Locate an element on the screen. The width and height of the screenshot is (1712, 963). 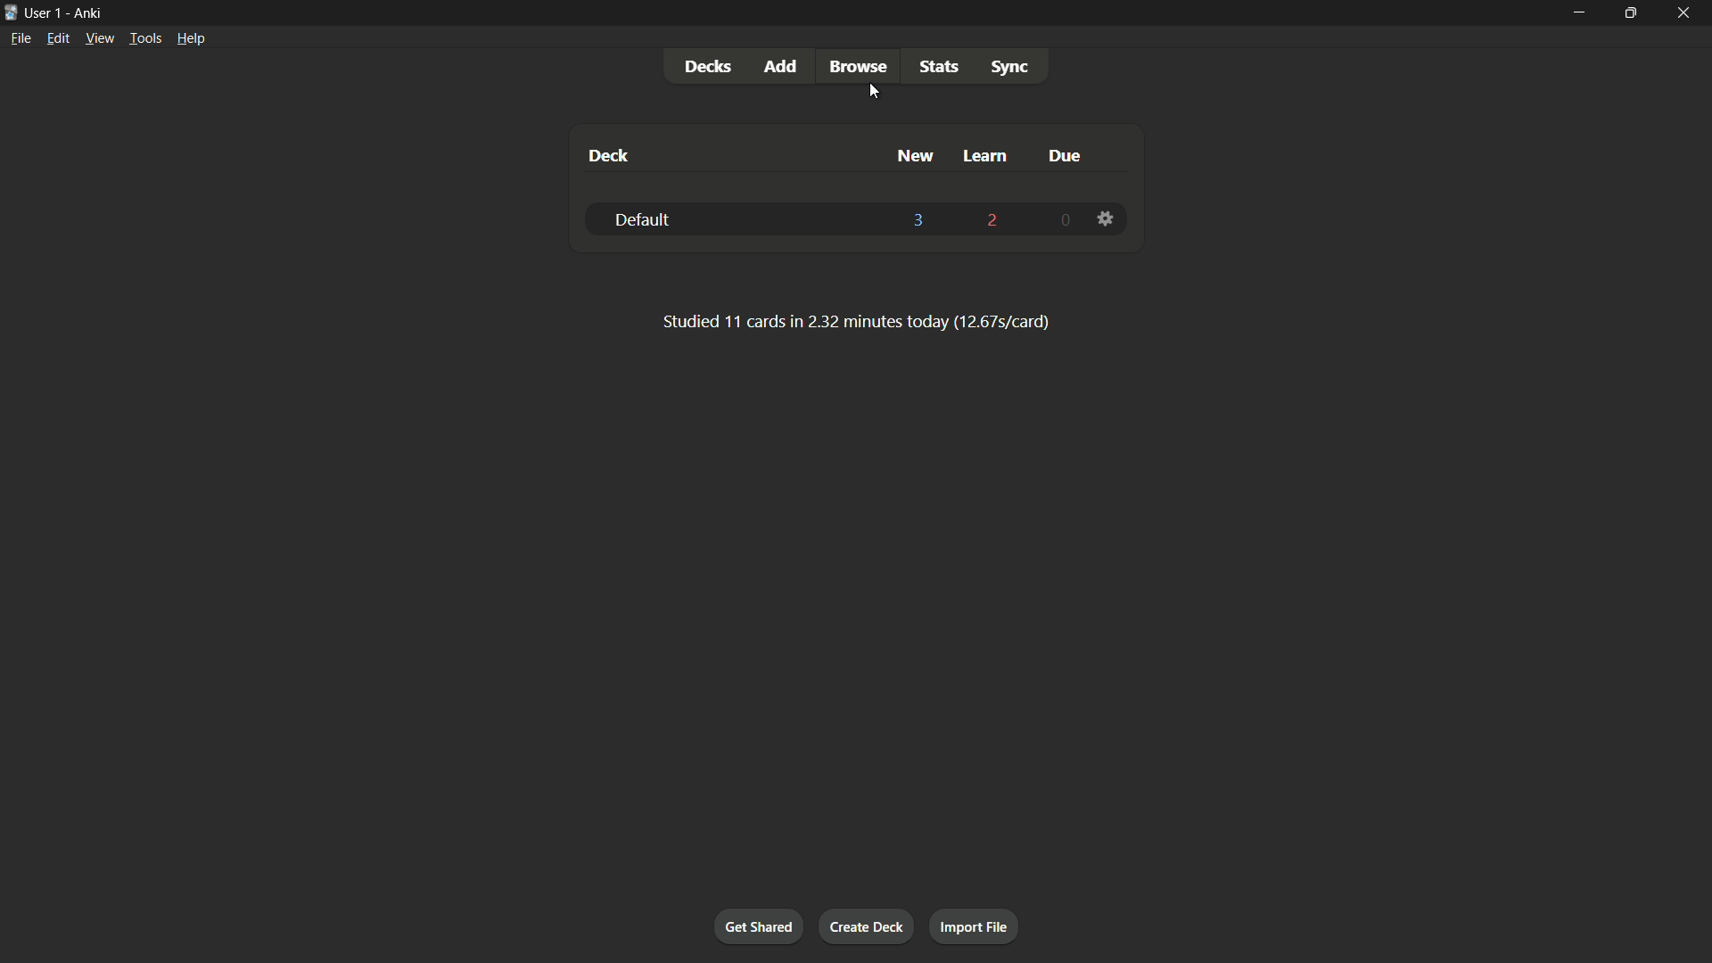
get shared is located at coordinates (757, 927).